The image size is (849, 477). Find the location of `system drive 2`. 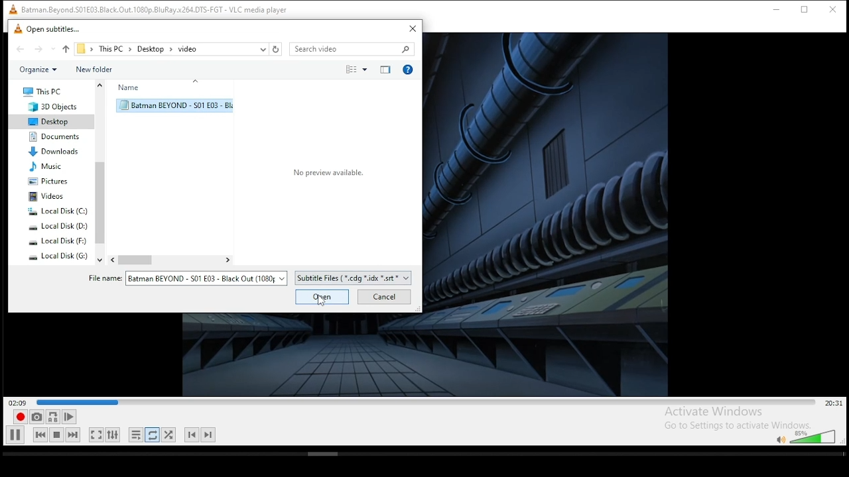

system drive 2 is located at coordinates (59, 227).